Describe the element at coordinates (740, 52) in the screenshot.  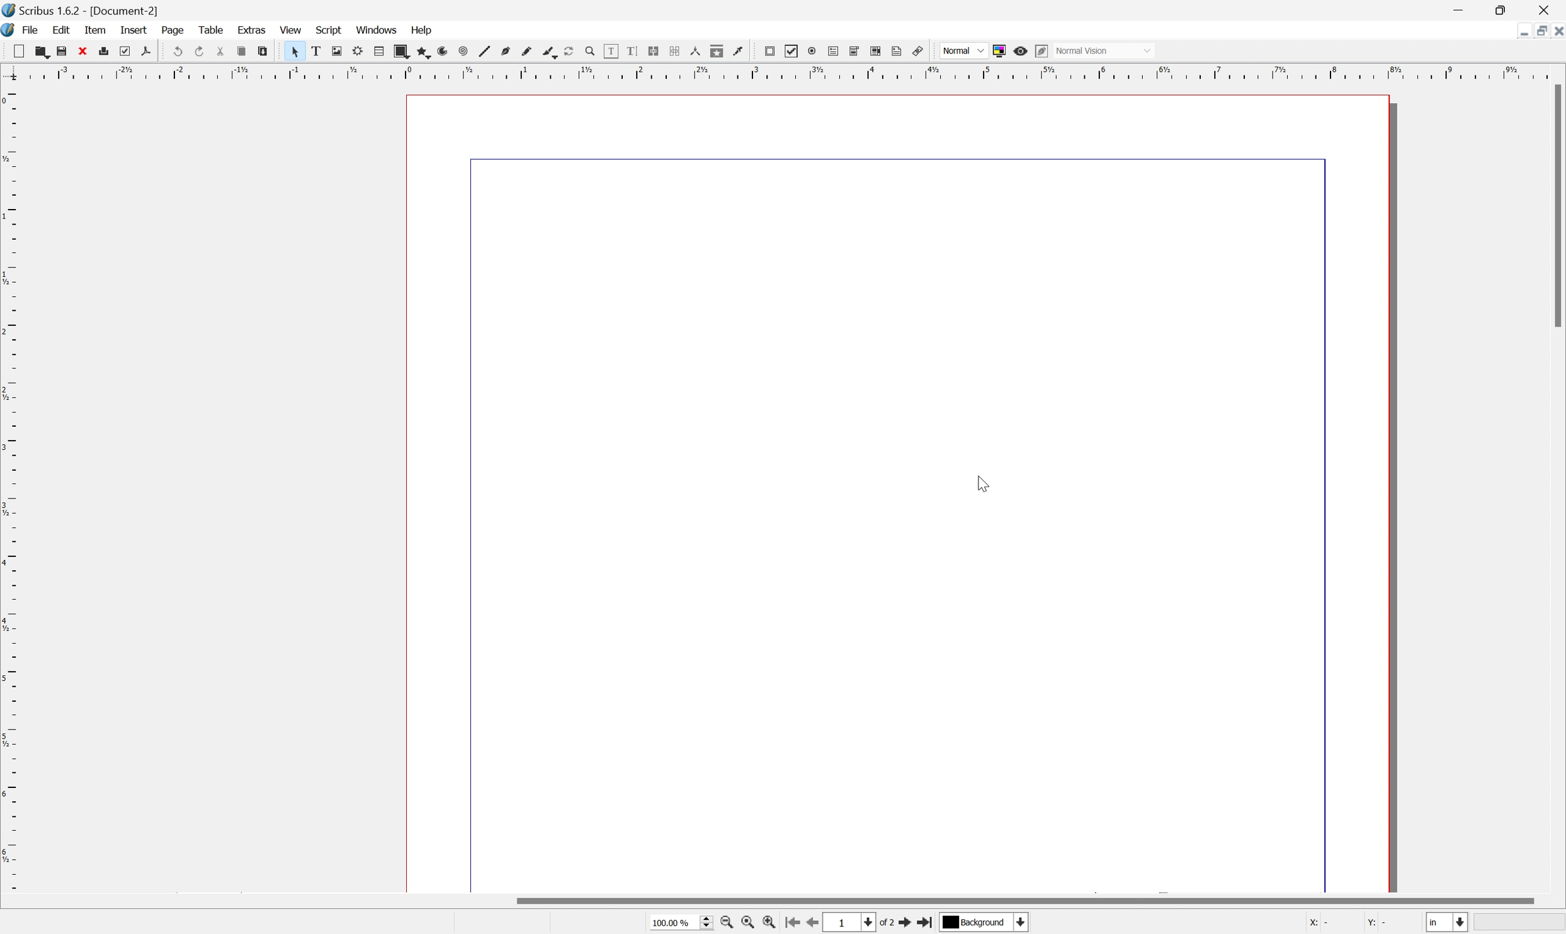
I see `Eye dropper` at that location.